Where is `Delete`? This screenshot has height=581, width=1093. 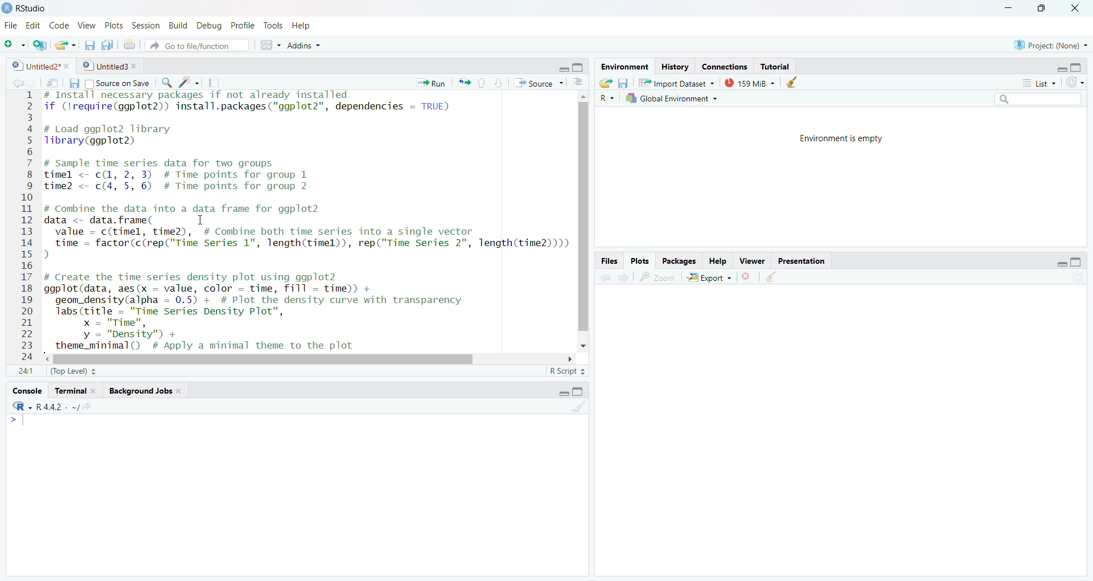 Delete is located at coordinates (747, 277).